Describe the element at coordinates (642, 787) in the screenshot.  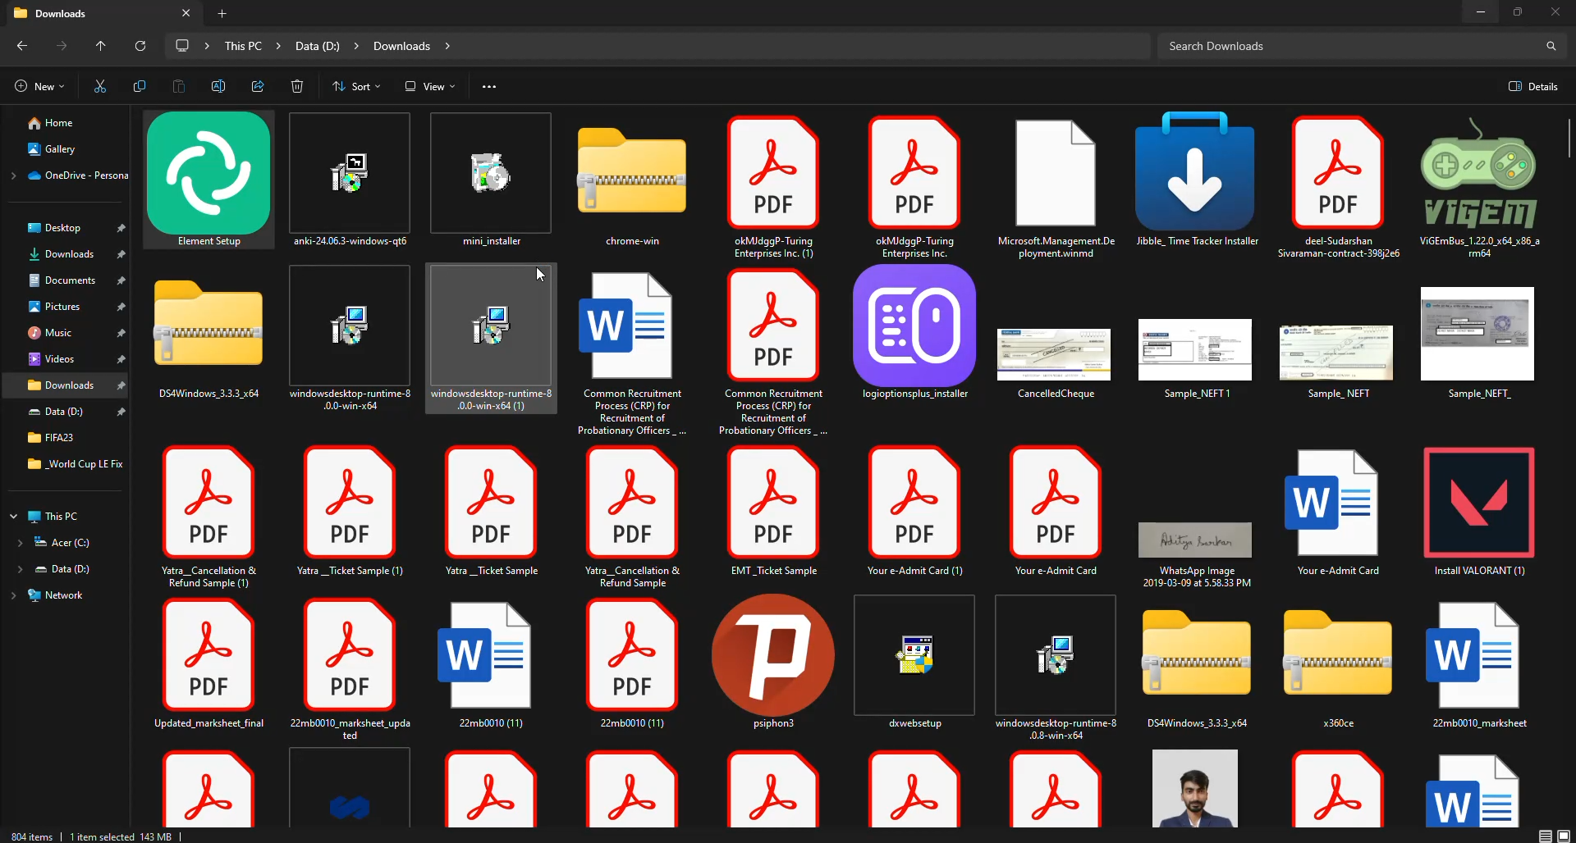
I see `file` at that location.